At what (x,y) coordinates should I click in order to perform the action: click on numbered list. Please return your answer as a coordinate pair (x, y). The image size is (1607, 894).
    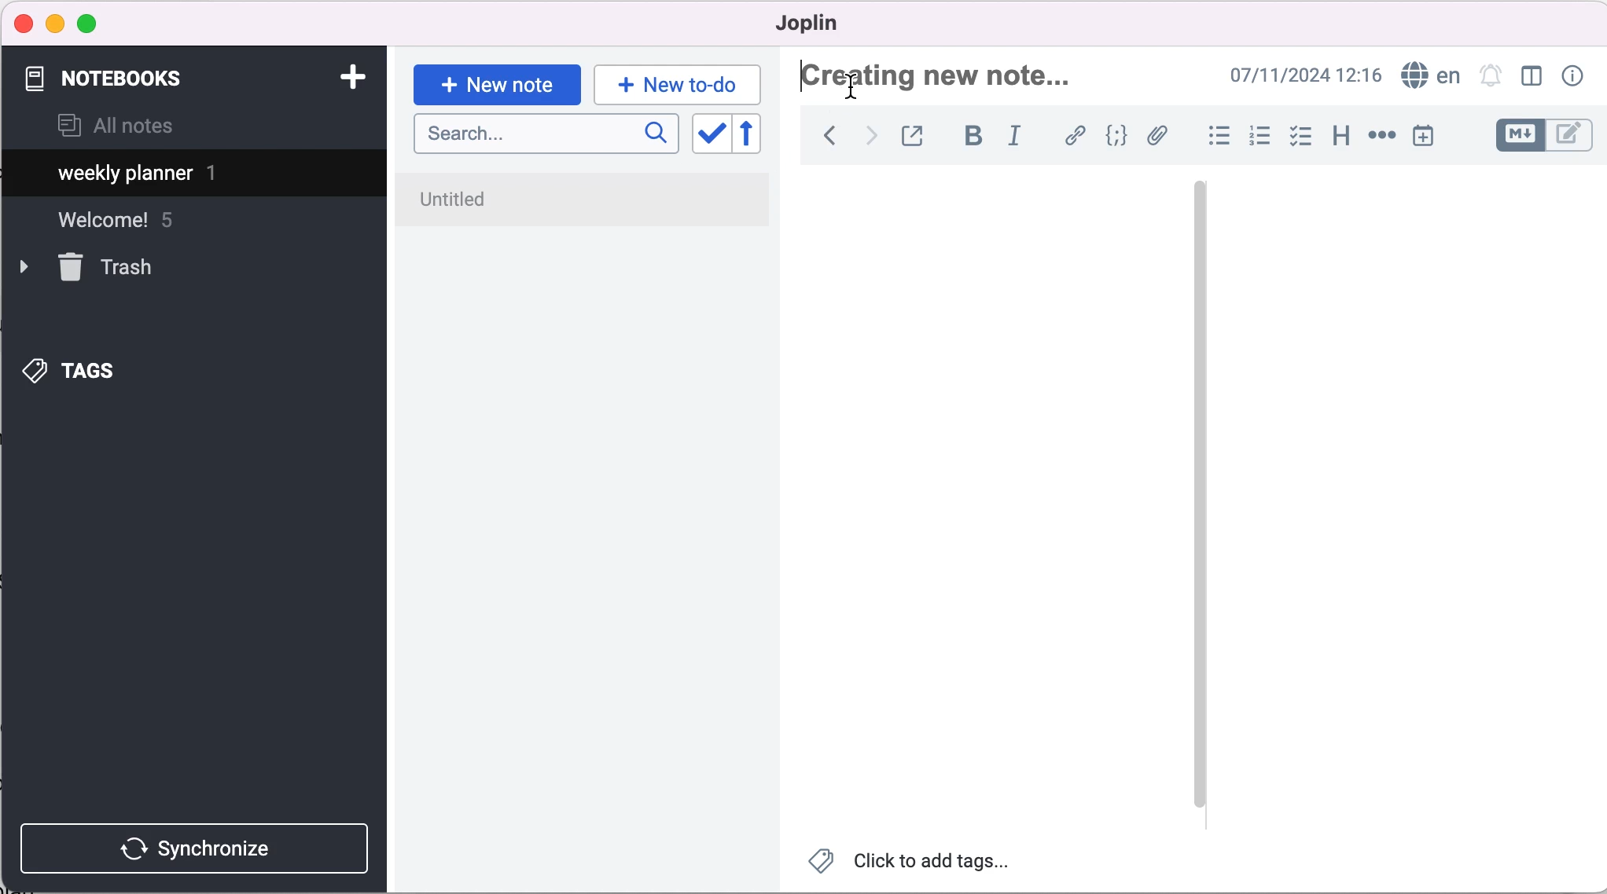
    Looking at the image, I should click on (1259, 138).